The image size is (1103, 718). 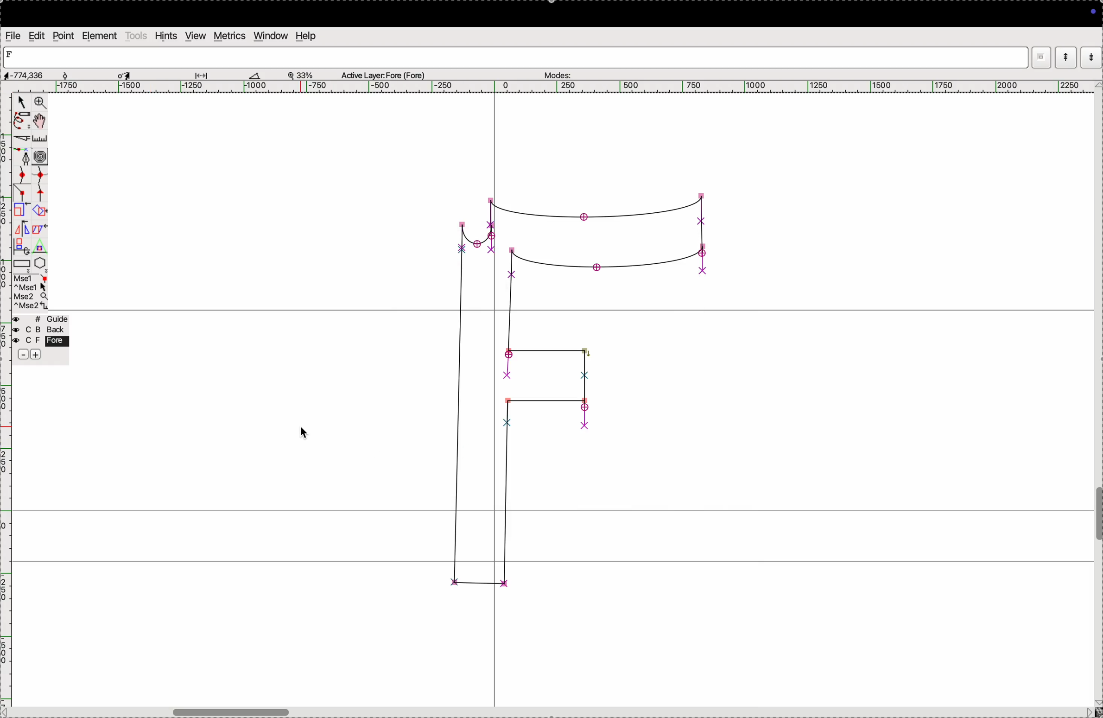 What do you see at coordinates (38, 36) in the screenshot?
I see `edit` at bounding box center [38, 36].